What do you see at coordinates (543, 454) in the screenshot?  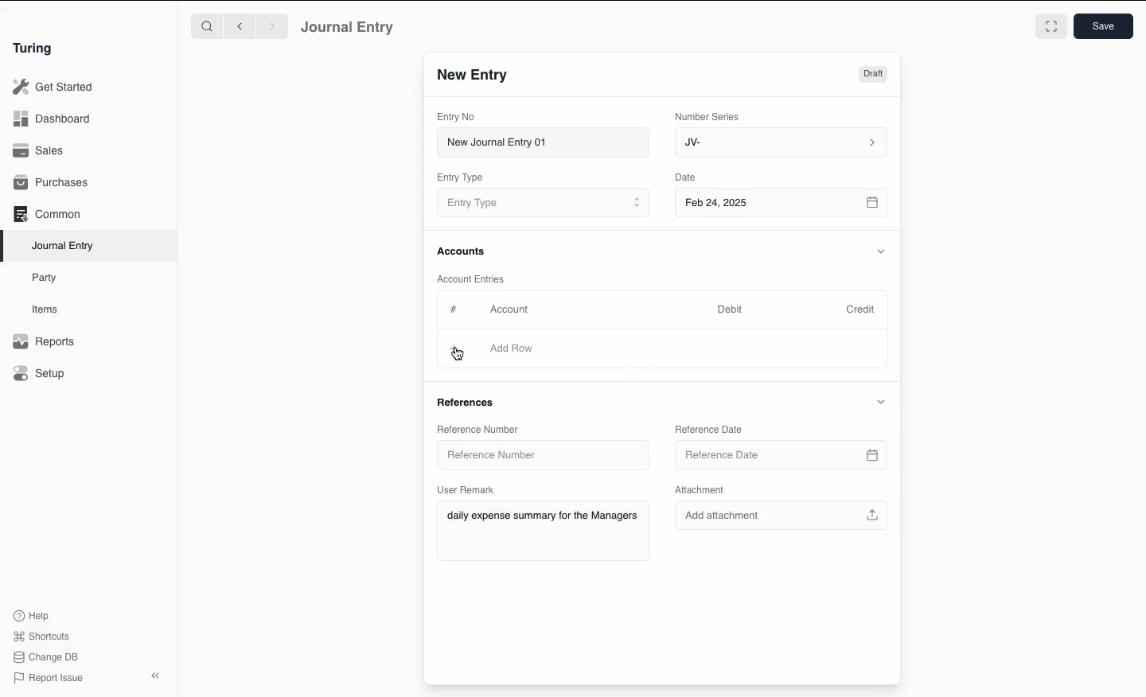 I see `Reference Number` at bounding box center [543, 454].